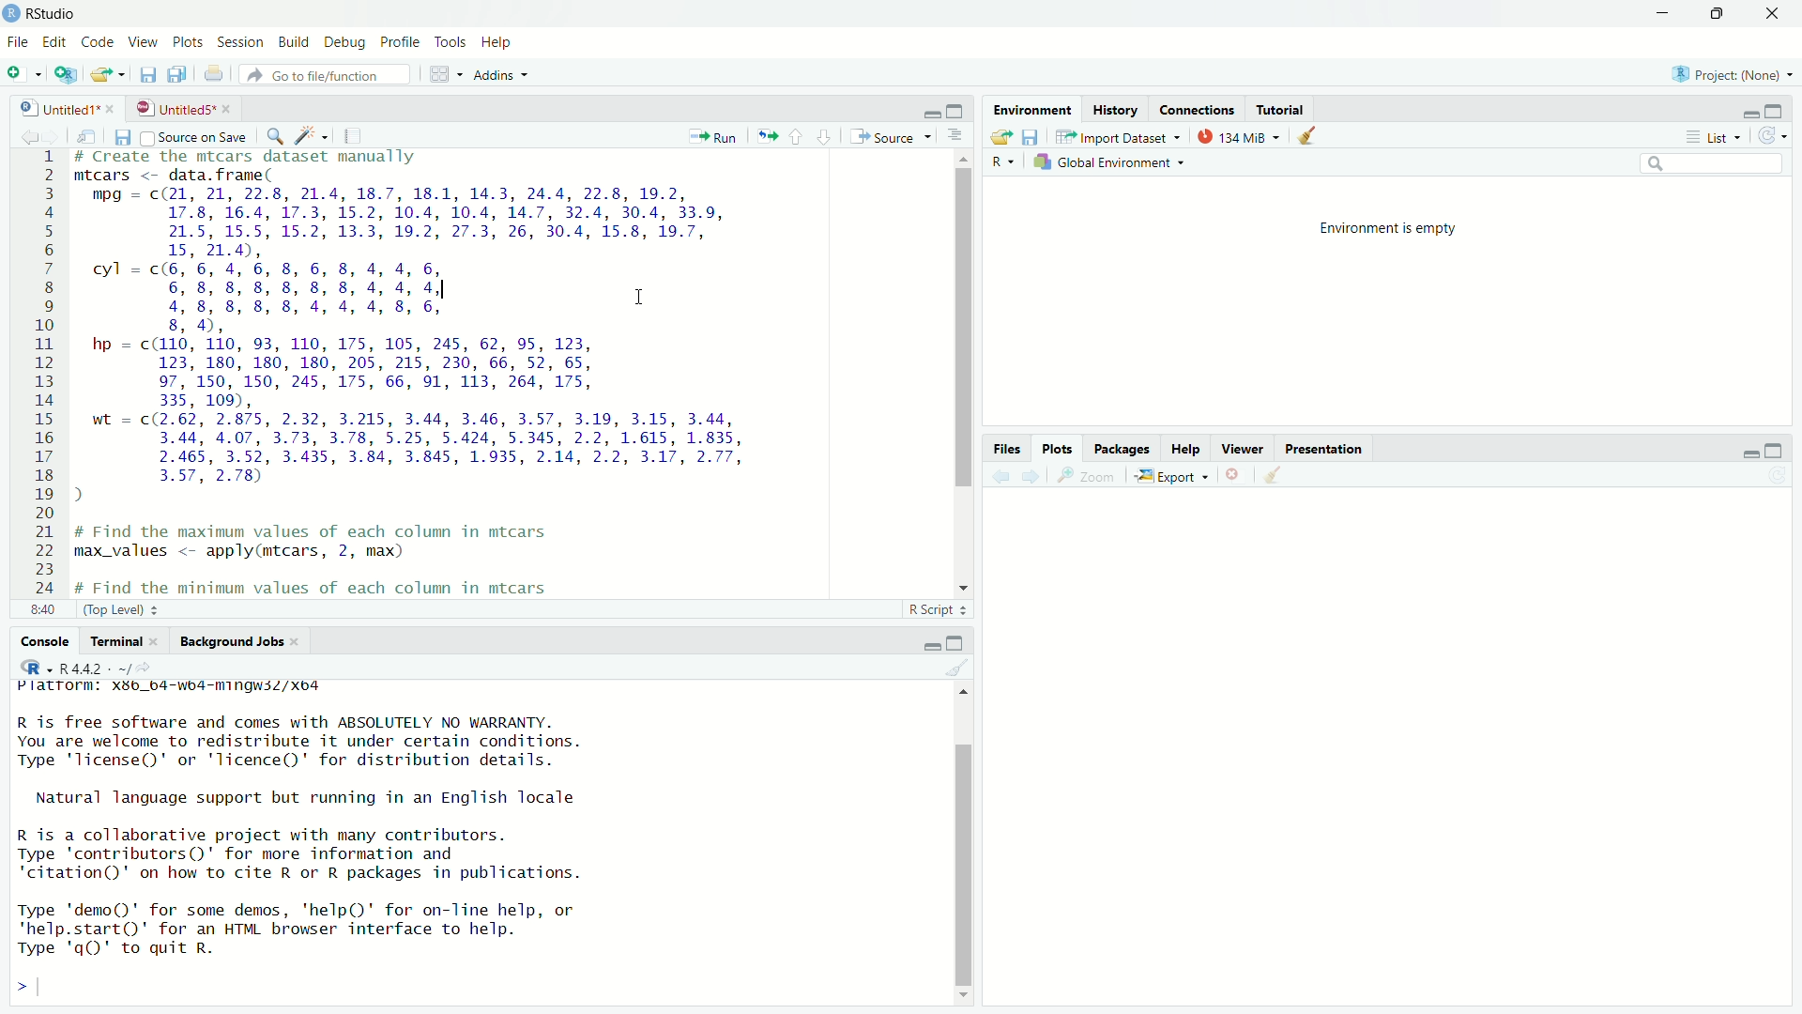 Image resolution: width=1802 pixels, height=1014 pixels. I want to click on maximise, so click(1776, 111).